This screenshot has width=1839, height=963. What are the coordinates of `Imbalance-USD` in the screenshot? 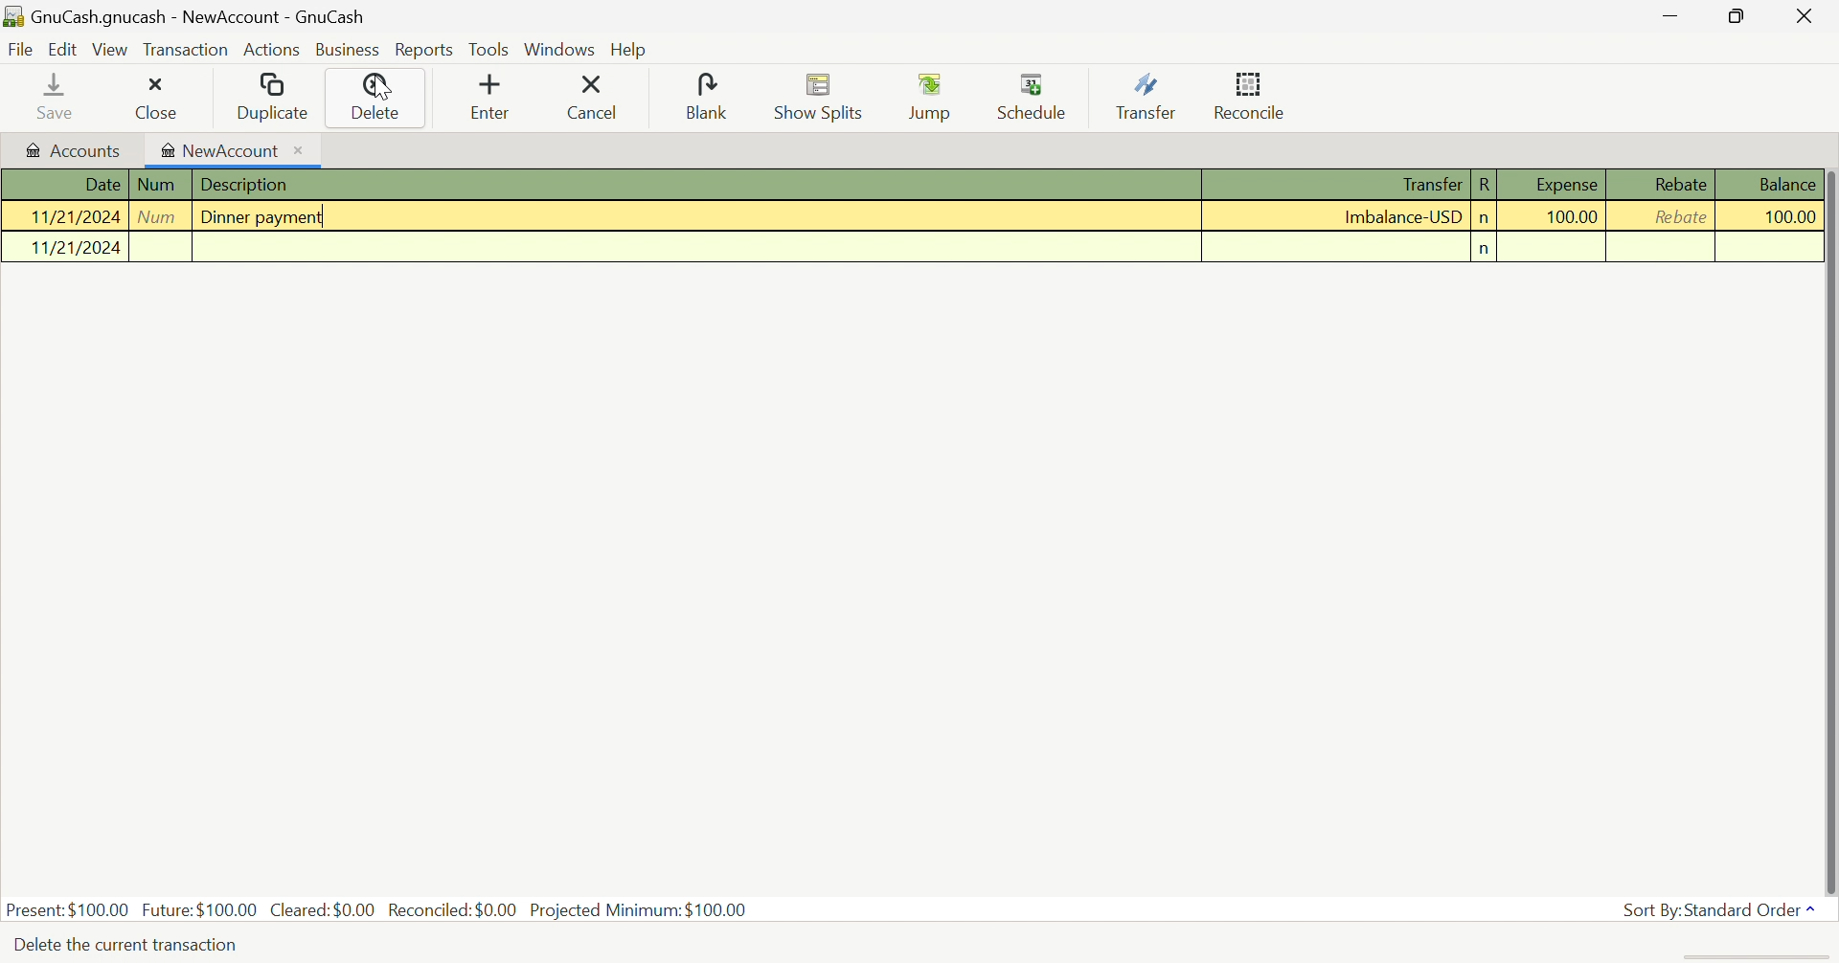 It's located at (1403, 215).